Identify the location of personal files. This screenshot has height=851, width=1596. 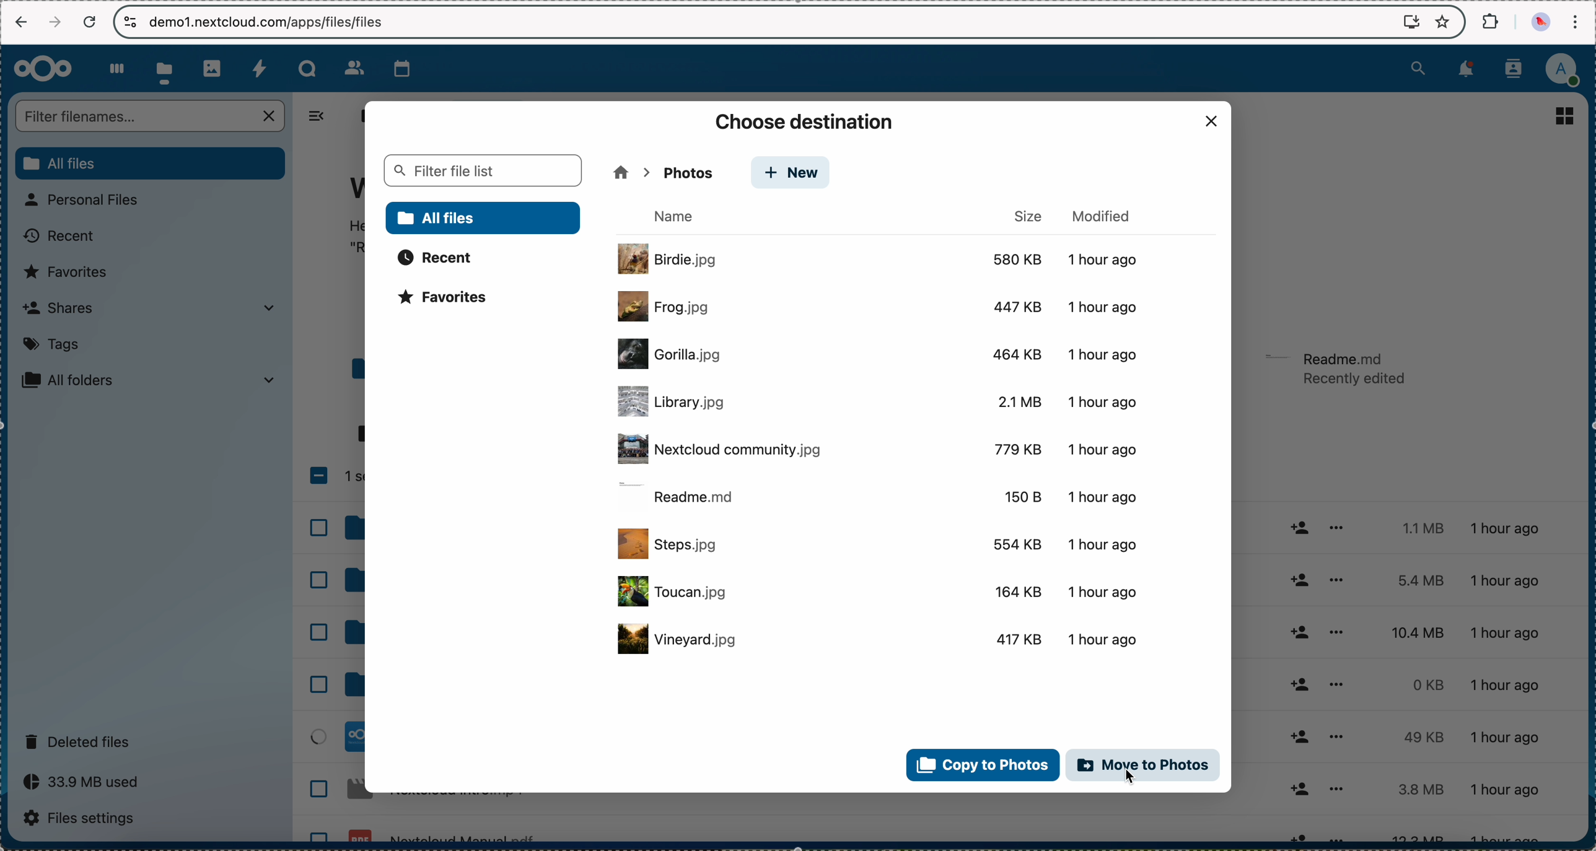
(89, 200).